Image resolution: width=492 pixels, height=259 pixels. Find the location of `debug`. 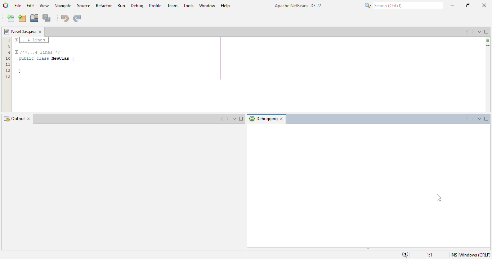

debug is located at coordinates (137, 5).